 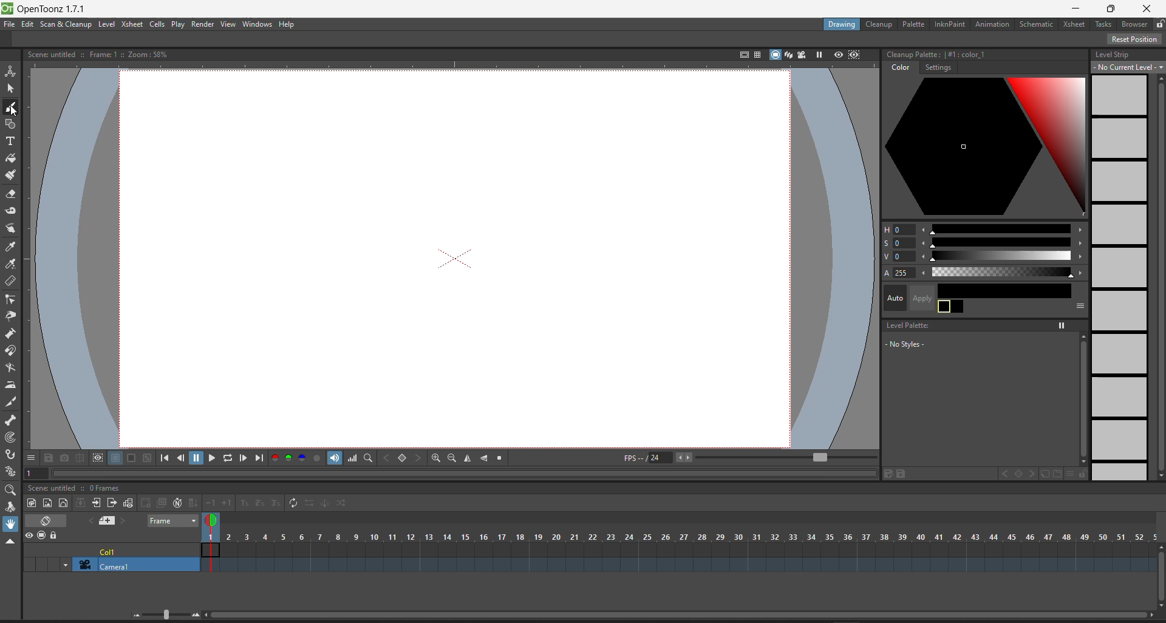 What do you see at coordinates (469, 459) in the screenshot?
I see `flip horizontally` at bounding box center [469, 459].